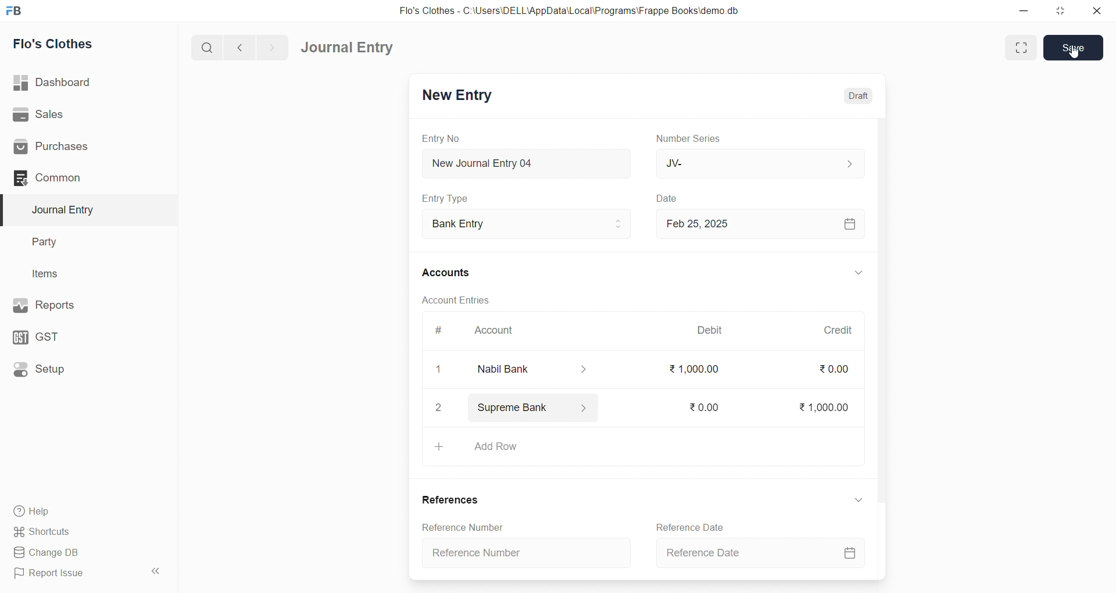  I want to click on Items, so click(80, 274).